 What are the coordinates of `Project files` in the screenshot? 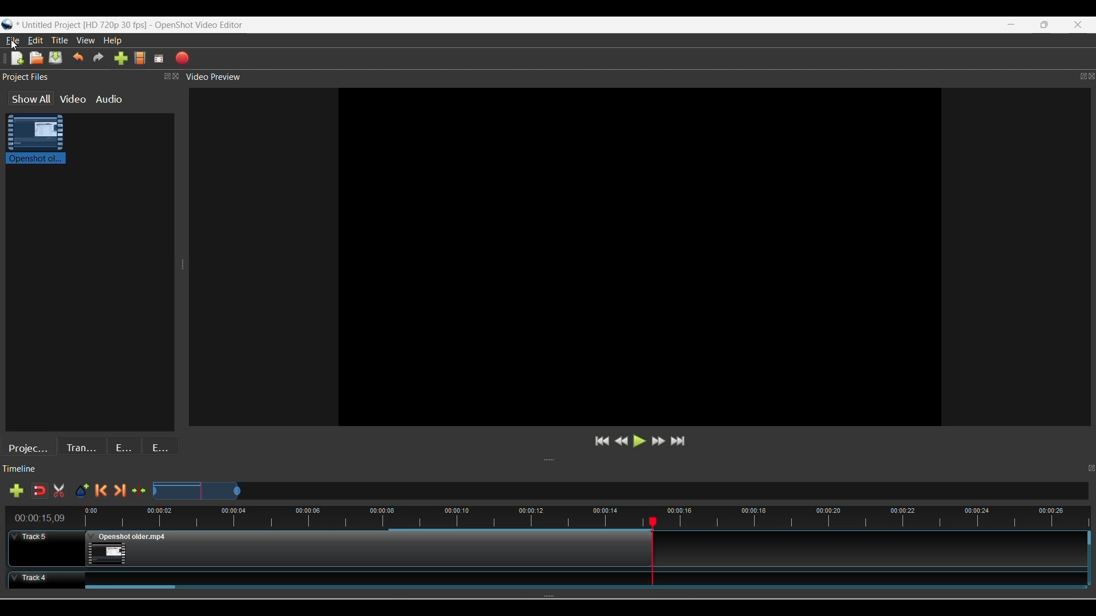 It's located at (29, 447).